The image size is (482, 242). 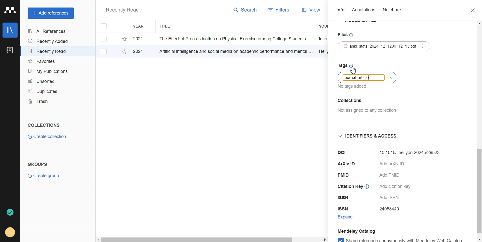 I want to click on Checkbox, so click(x=106, y=26).